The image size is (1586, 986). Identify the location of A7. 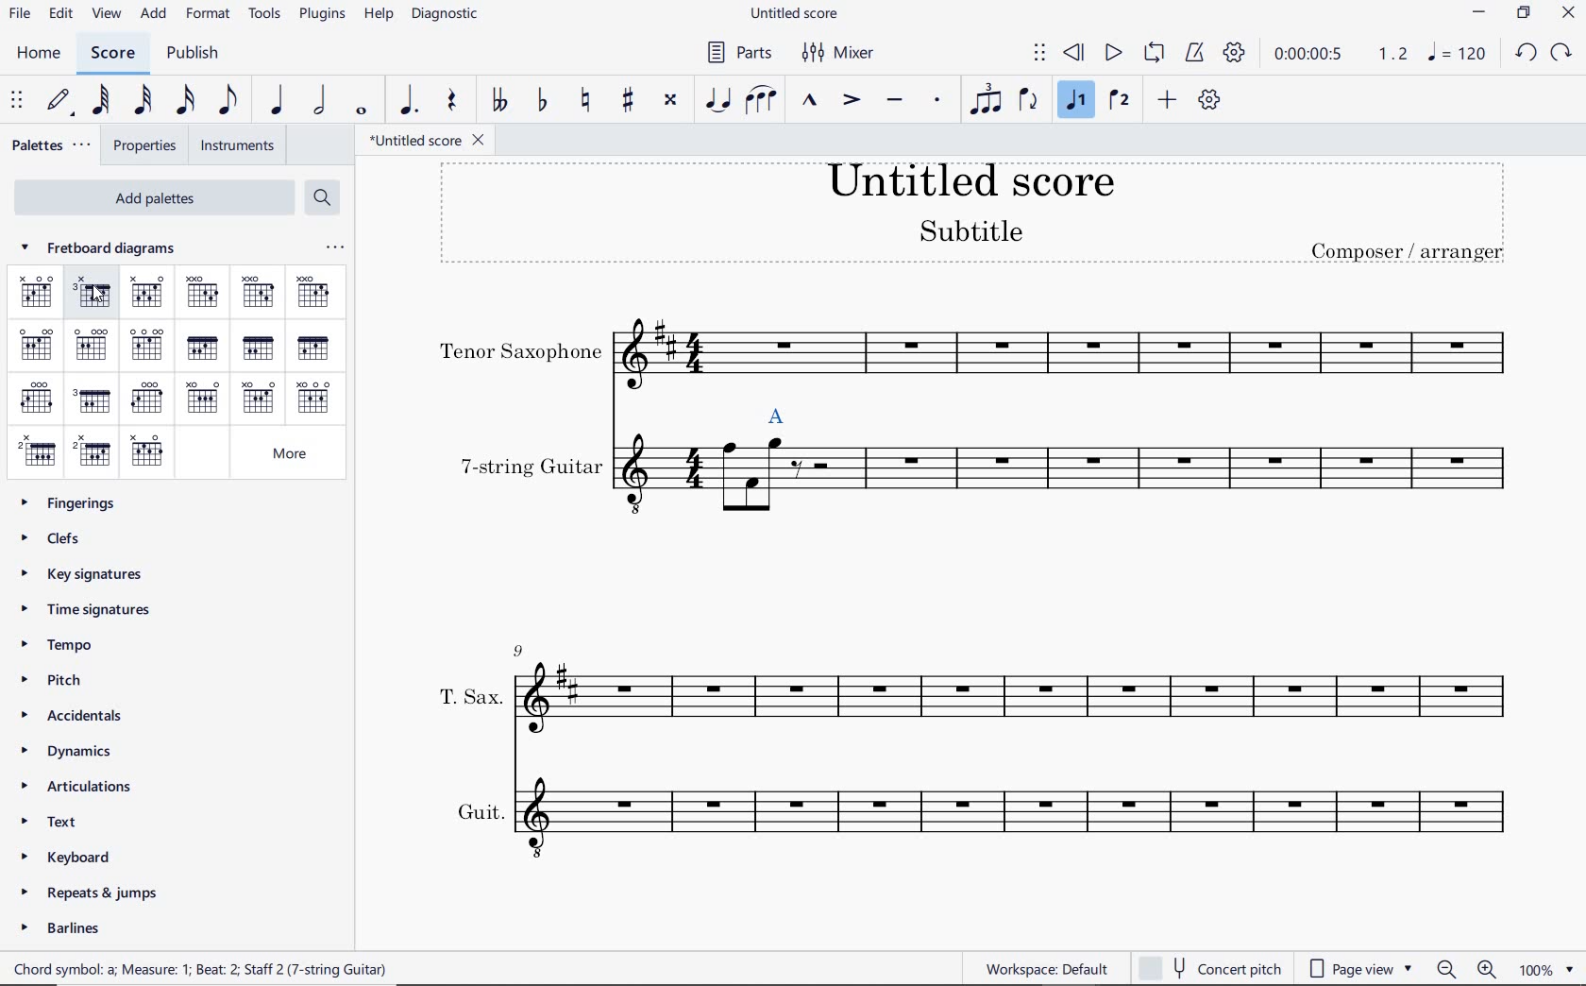
(314, 399).